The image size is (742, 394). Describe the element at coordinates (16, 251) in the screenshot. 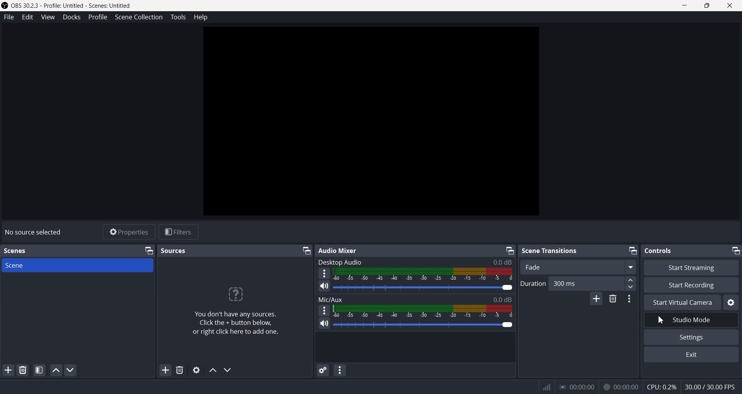

I see `Scenes` at that location.